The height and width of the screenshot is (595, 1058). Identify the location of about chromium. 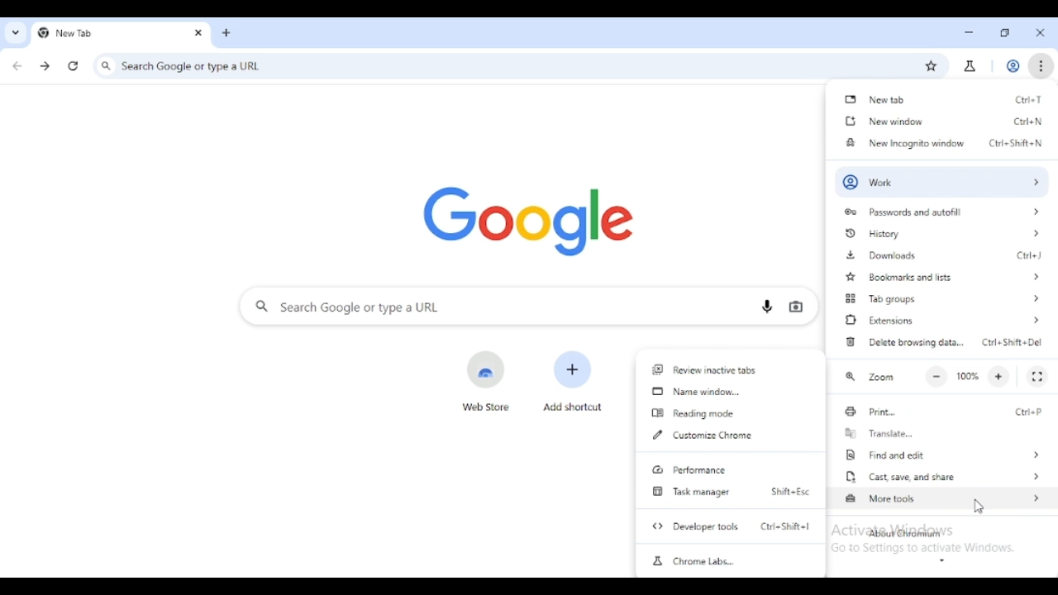
(906, 532).